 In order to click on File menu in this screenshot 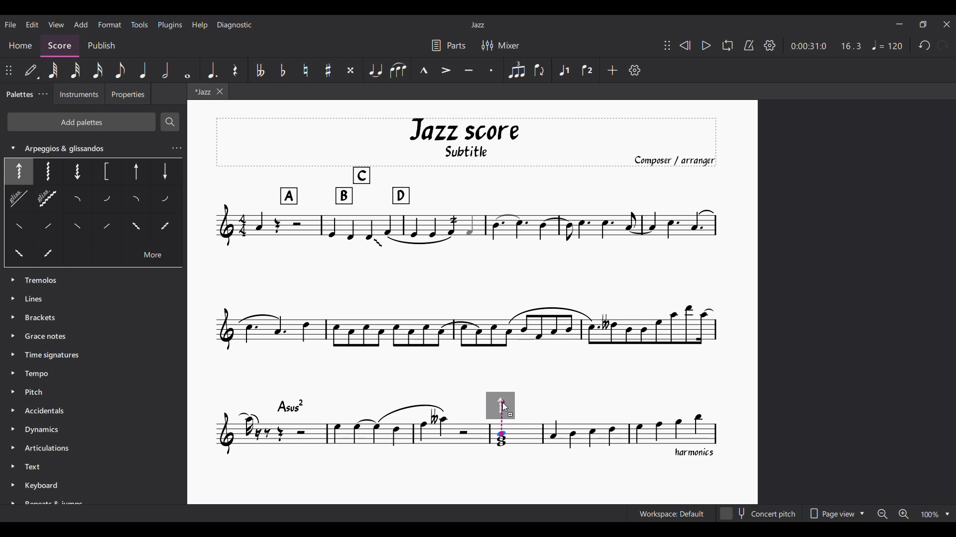, I will do `click(10, 24)`.